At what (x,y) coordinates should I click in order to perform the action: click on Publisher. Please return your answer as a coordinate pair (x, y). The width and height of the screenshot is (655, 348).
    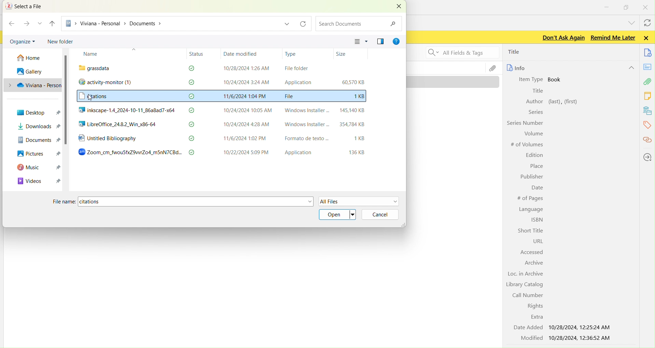
    Looking at the image, I should click on (531, 176).